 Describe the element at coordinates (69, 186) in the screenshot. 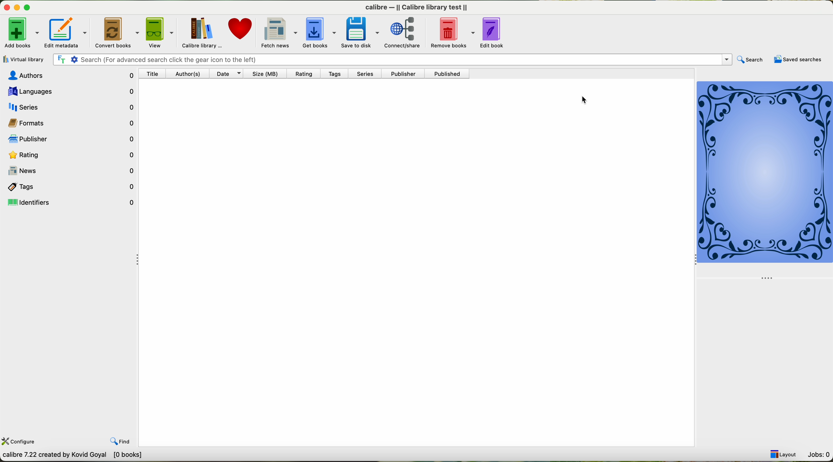

I see `tags` at that location.